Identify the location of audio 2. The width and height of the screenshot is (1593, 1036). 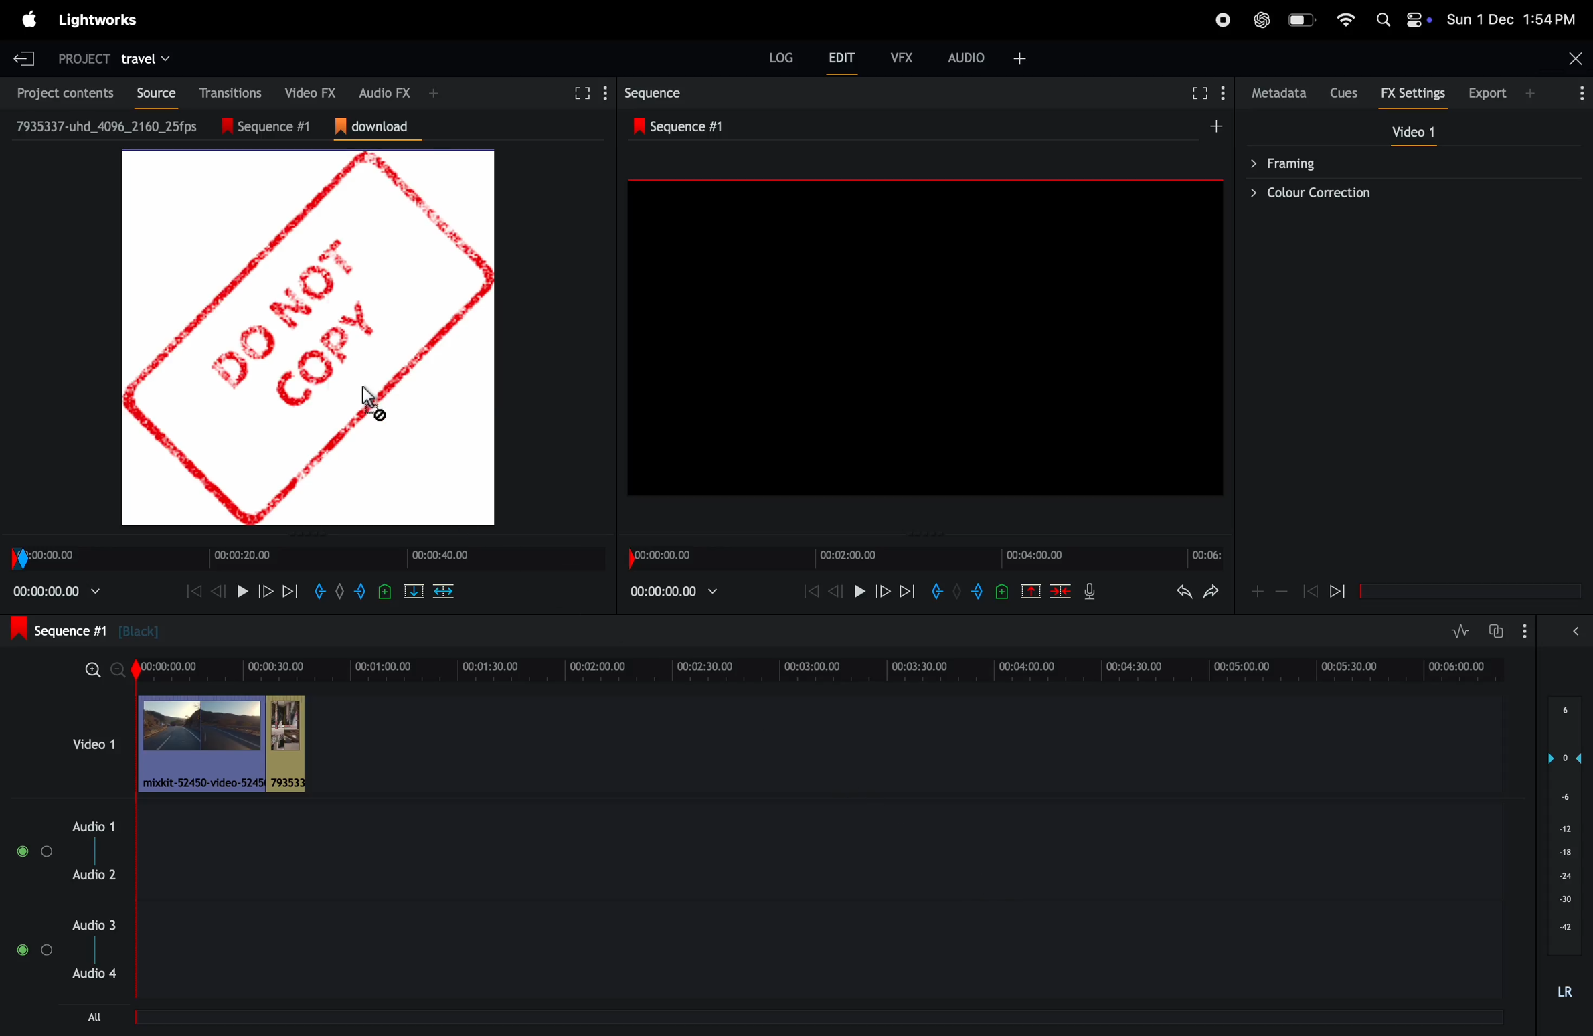
(94, 874).